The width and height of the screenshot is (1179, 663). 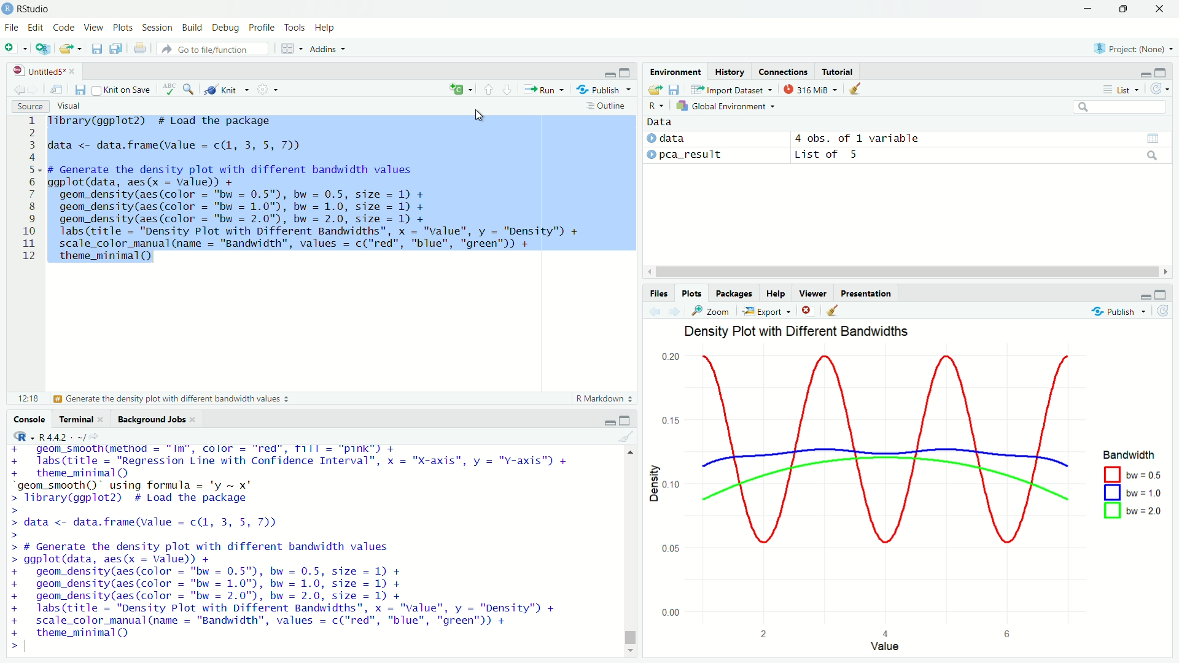 I want to click on maximize, so click(x=1161, y=72).